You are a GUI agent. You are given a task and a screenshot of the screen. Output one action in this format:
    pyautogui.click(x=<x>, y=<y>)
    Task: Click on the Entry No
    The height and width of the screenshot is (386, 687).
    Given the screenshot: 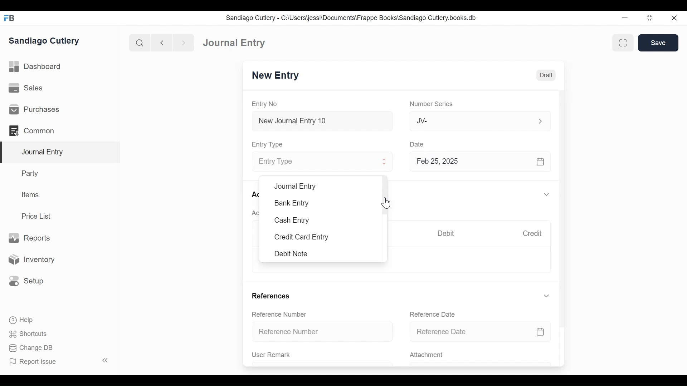 What is the action you would take?
    pyautogui.click(x=267, y=104)
    